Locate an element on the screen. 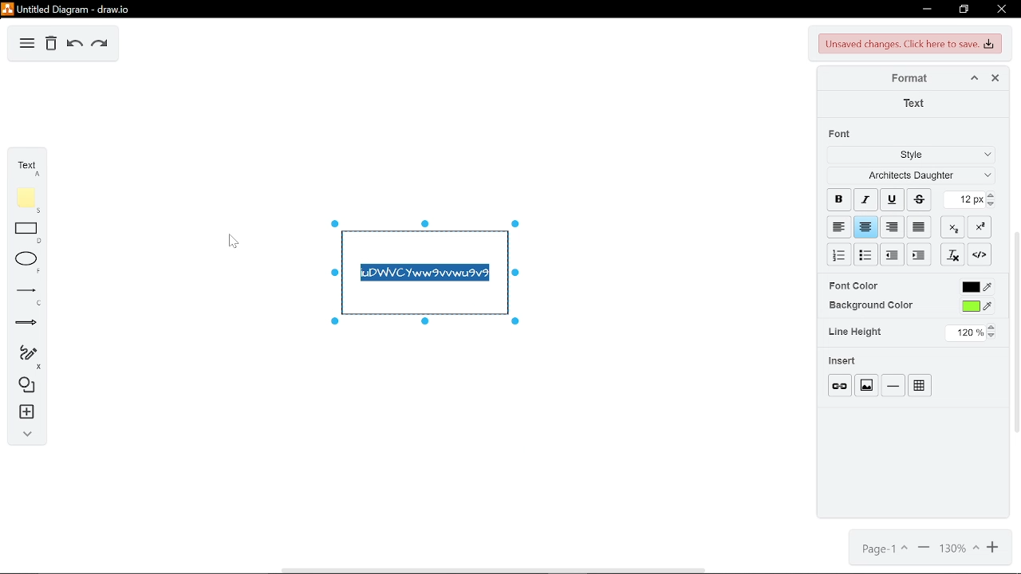  increase line height is located at coordinates (993, 325).